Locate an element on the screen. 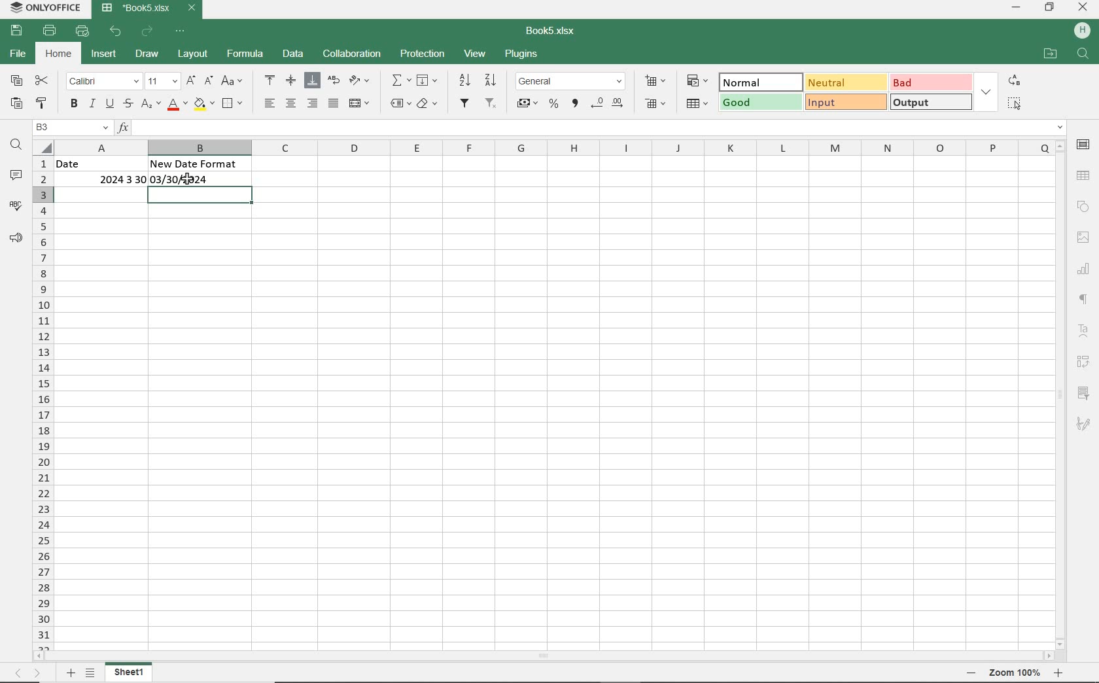  EXPAND is located at coordinates (986, 94).